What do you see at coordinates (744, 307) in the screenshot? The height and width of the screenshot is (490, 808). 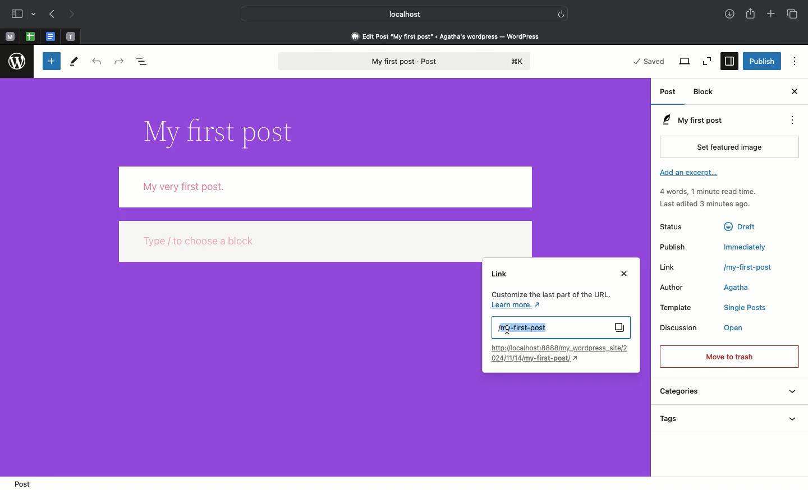 I see `Single Posts` at bounding box center [744, 307].